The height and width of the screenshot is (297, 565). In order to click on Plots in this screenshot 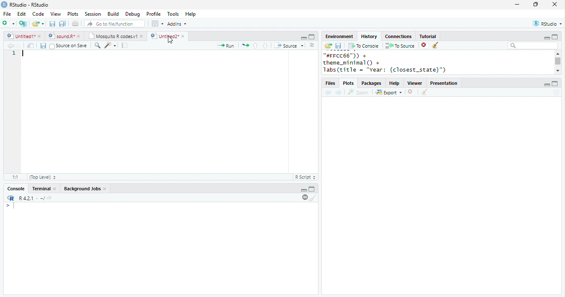, I will do `click(349, 84)`.